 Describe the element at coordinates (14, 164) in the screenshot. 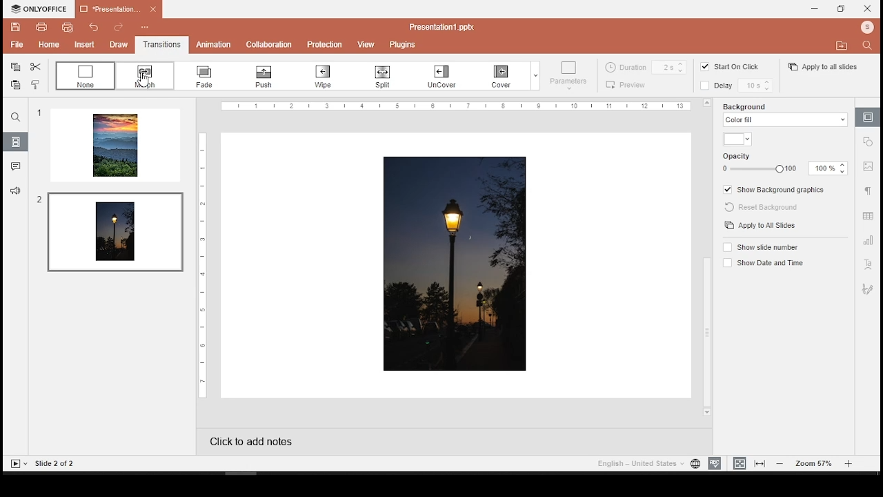

I see `comments` at that location.